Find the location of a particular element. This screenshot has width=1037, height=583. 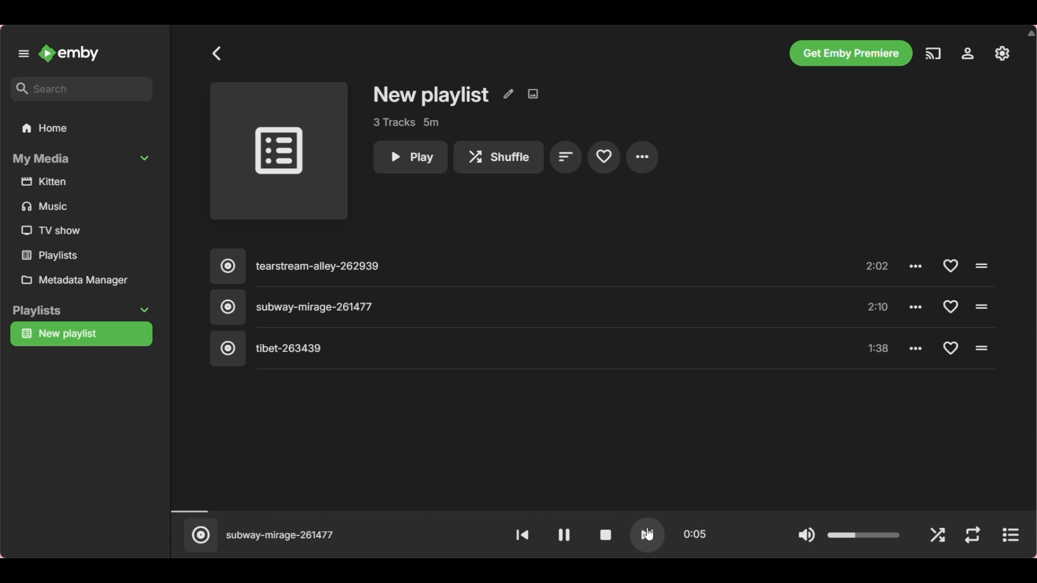

Go to home is located at coordinates (69, 53).